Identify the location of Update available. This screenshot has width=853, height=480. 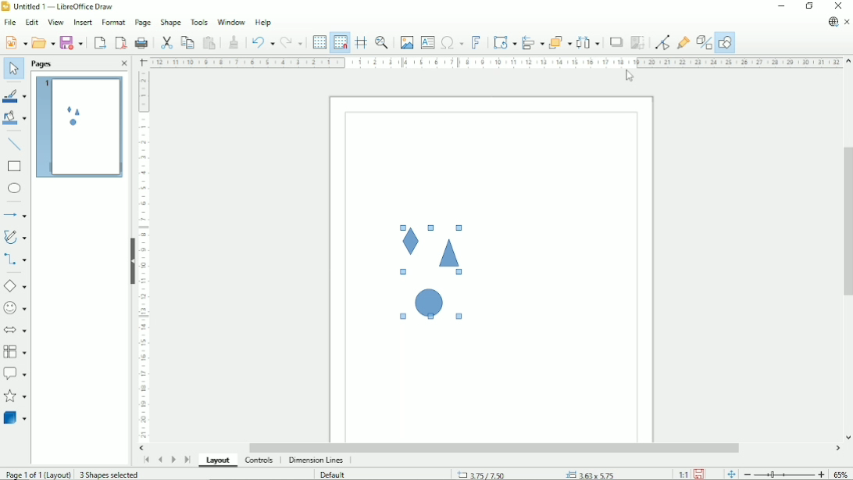
(833, 22).